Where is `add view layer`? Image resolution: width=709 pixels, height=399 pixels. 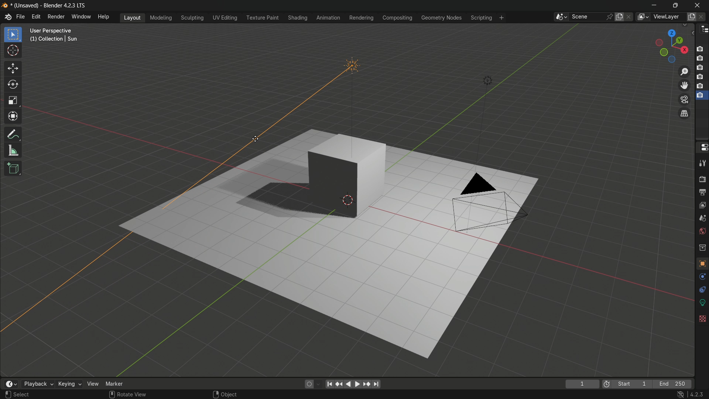
add view layer is located at coordinates (691, 16).